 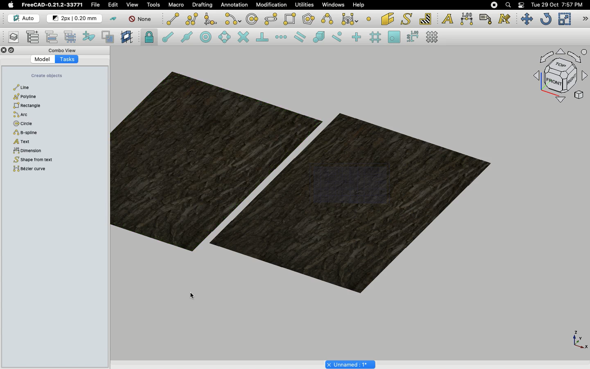 I want to click on Snap working plane, so click(x=394, y=38).